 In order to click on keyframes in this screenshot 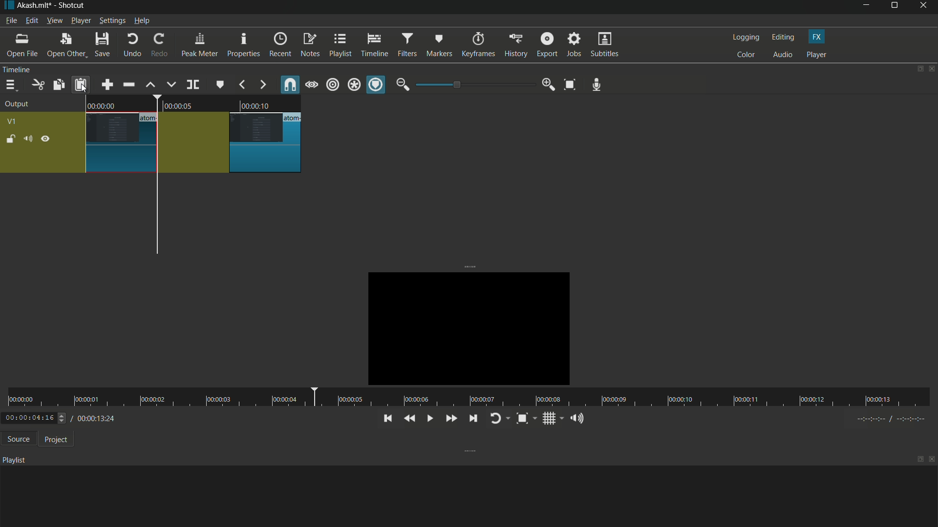, I will do `click(477, 45)`.